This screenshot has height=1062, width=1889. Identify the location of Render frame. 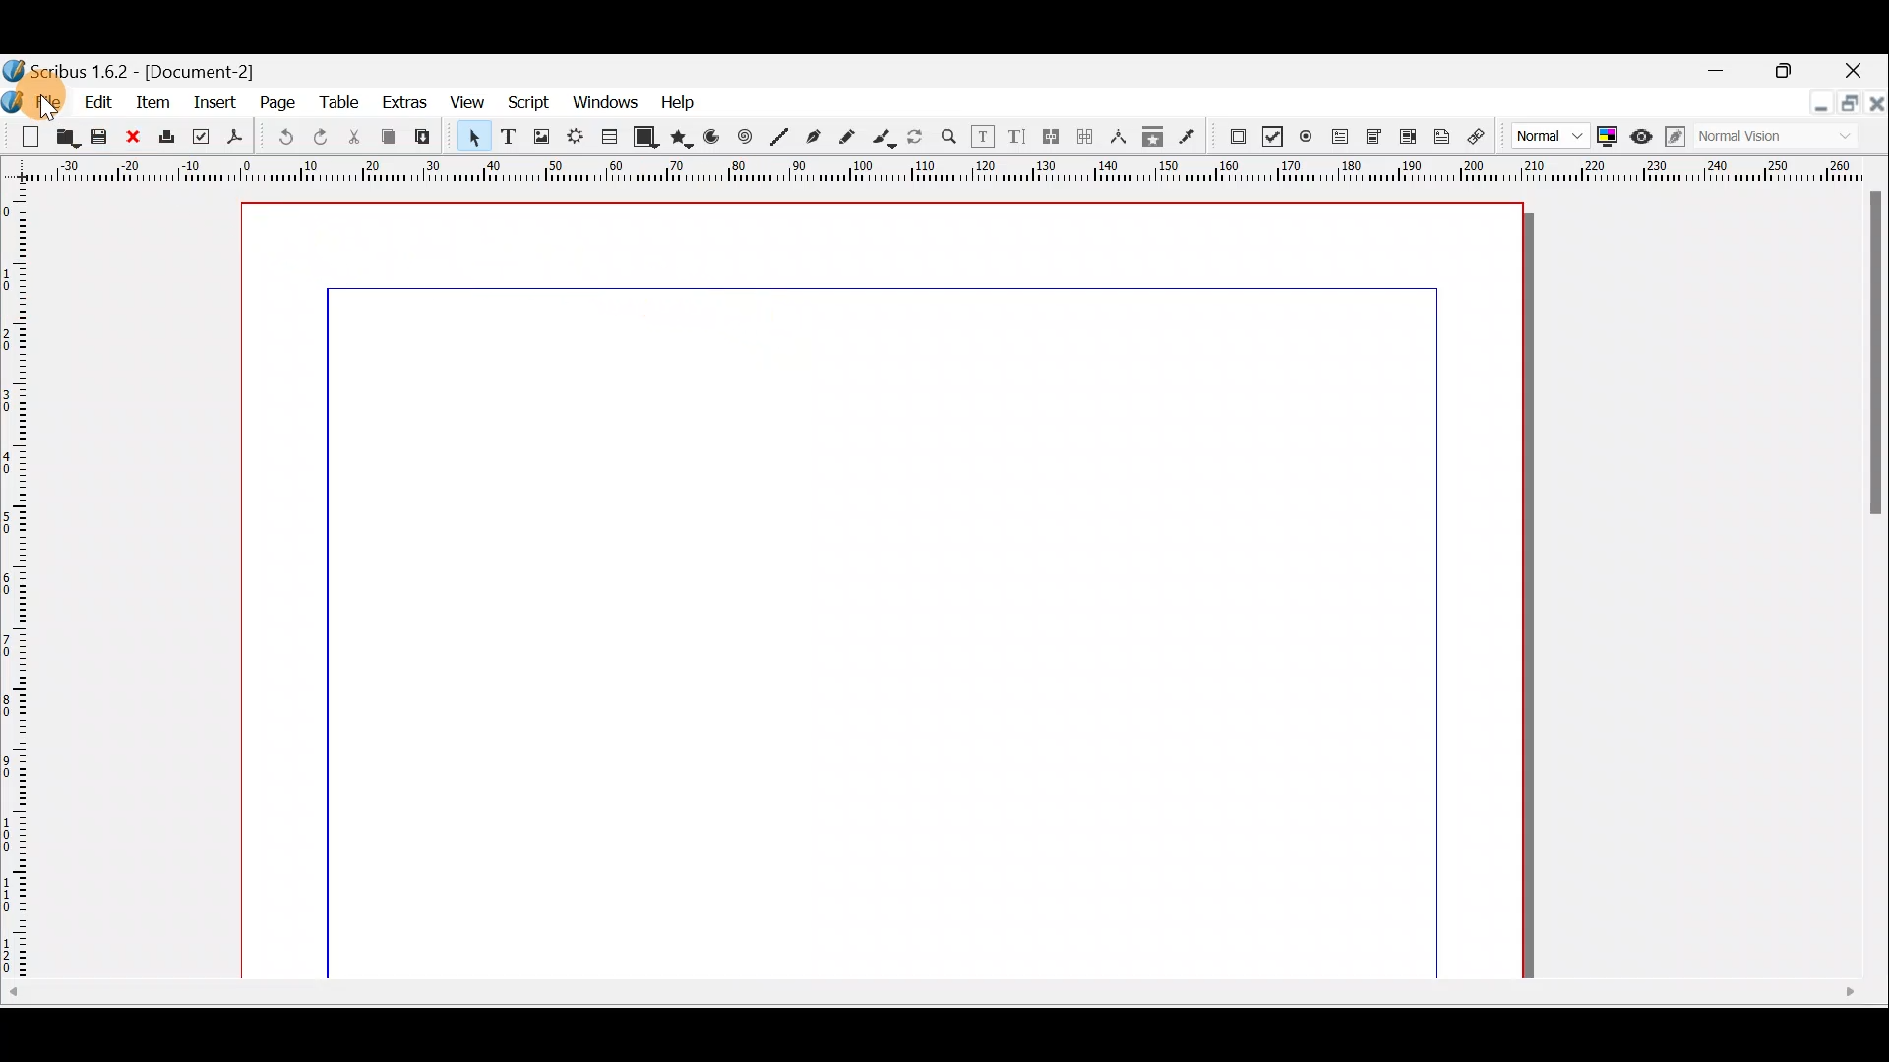
(575, 140).